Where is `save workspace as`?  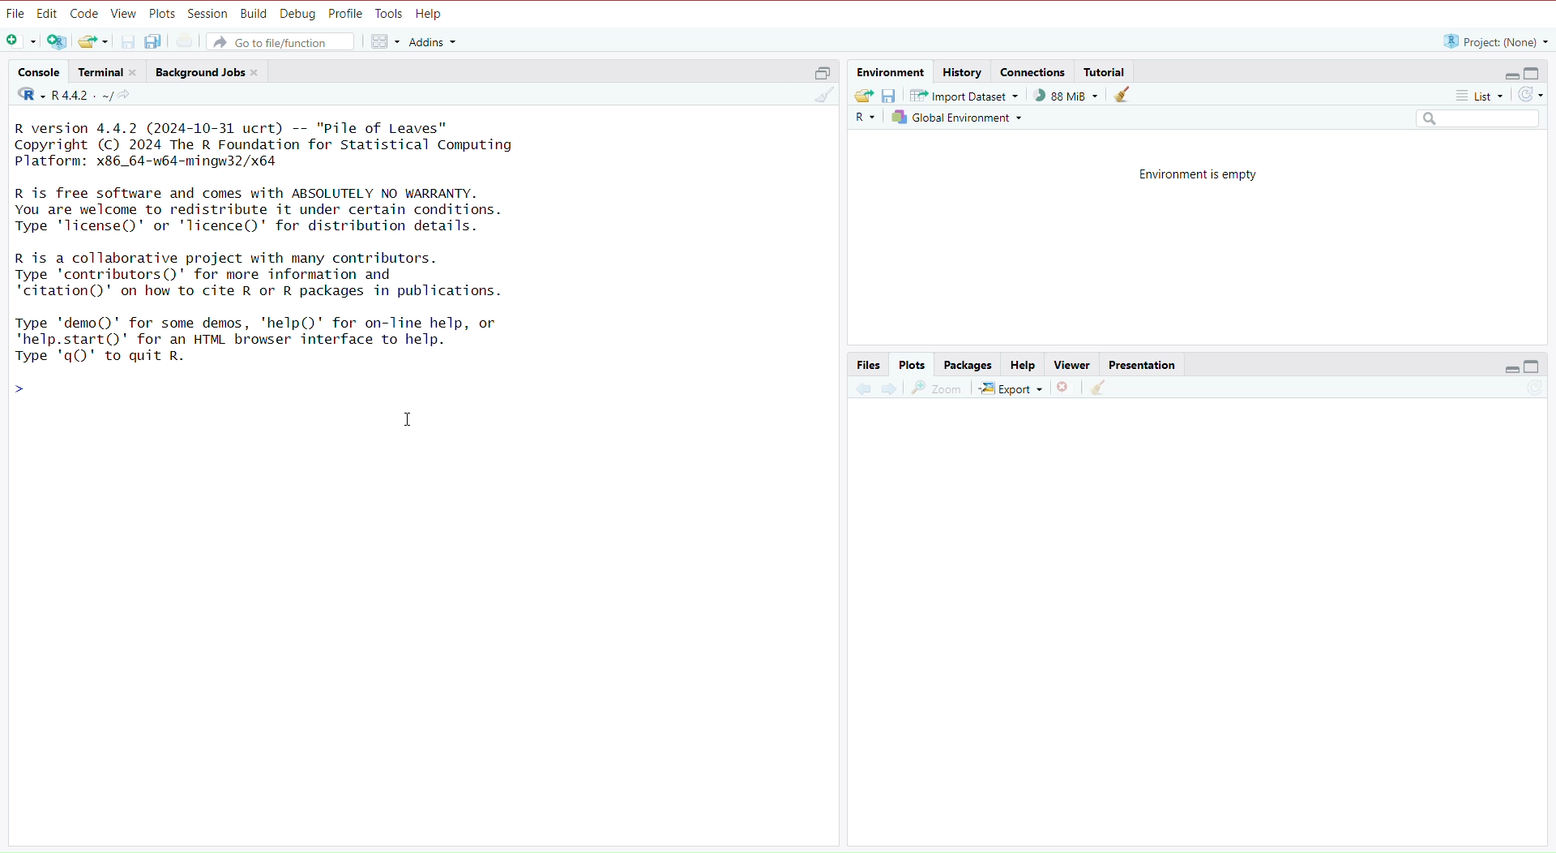
save workspace as is located at coordinates (893, 96).